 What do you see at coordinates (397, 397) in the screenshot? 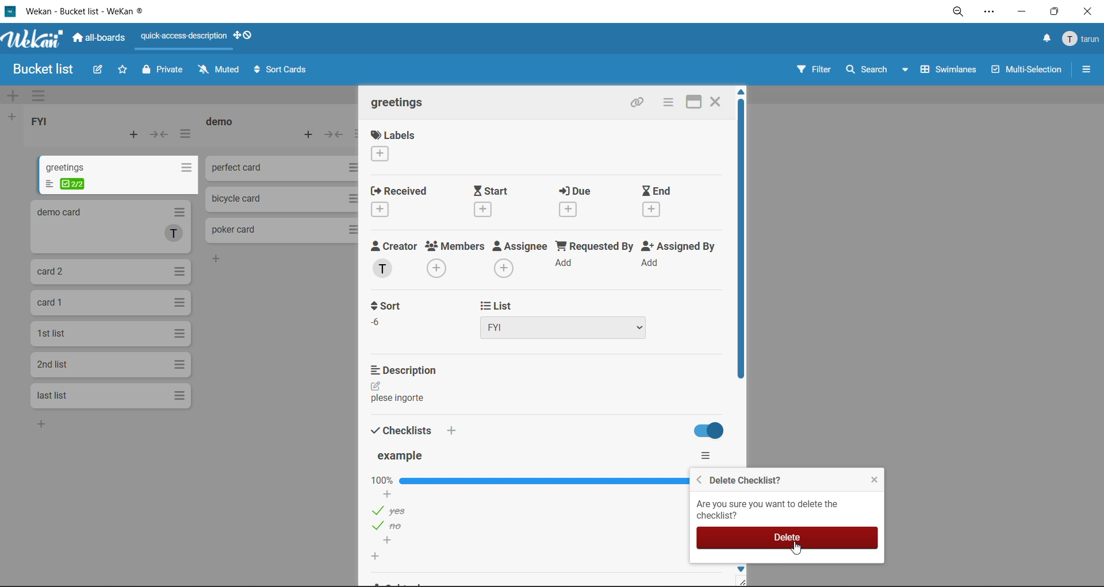
I see `text` at bounding box center [397, 397].